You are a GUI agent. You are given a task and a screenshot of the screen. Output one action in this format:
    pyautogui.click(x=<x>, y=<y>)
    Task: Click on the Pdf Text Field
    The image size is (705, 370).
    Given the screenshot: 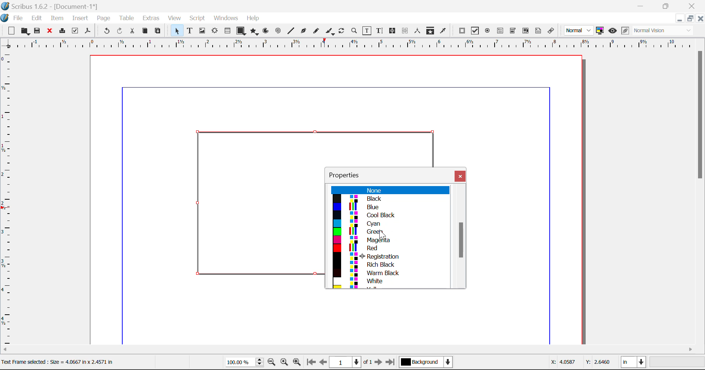 What is the action you would take?
    pyautogui.click(x=500, y=30)
    